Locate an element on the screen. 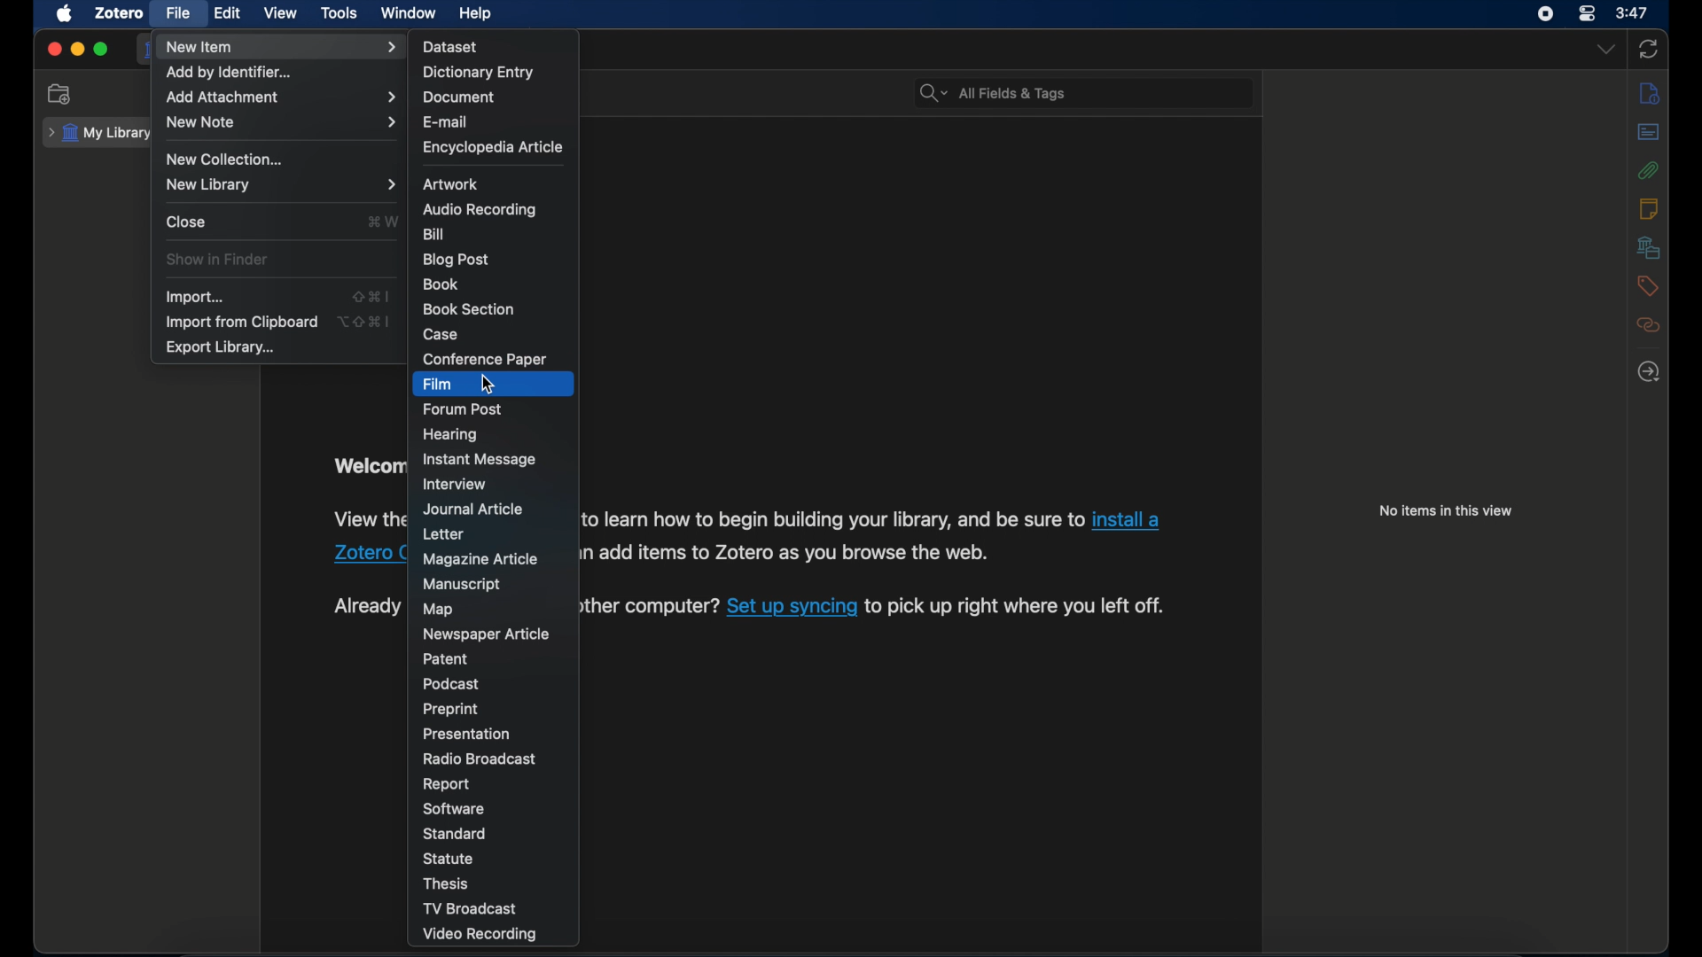 The height and width of the screenshot is (957, 1702). new collection is located at coordinates (228, 160).